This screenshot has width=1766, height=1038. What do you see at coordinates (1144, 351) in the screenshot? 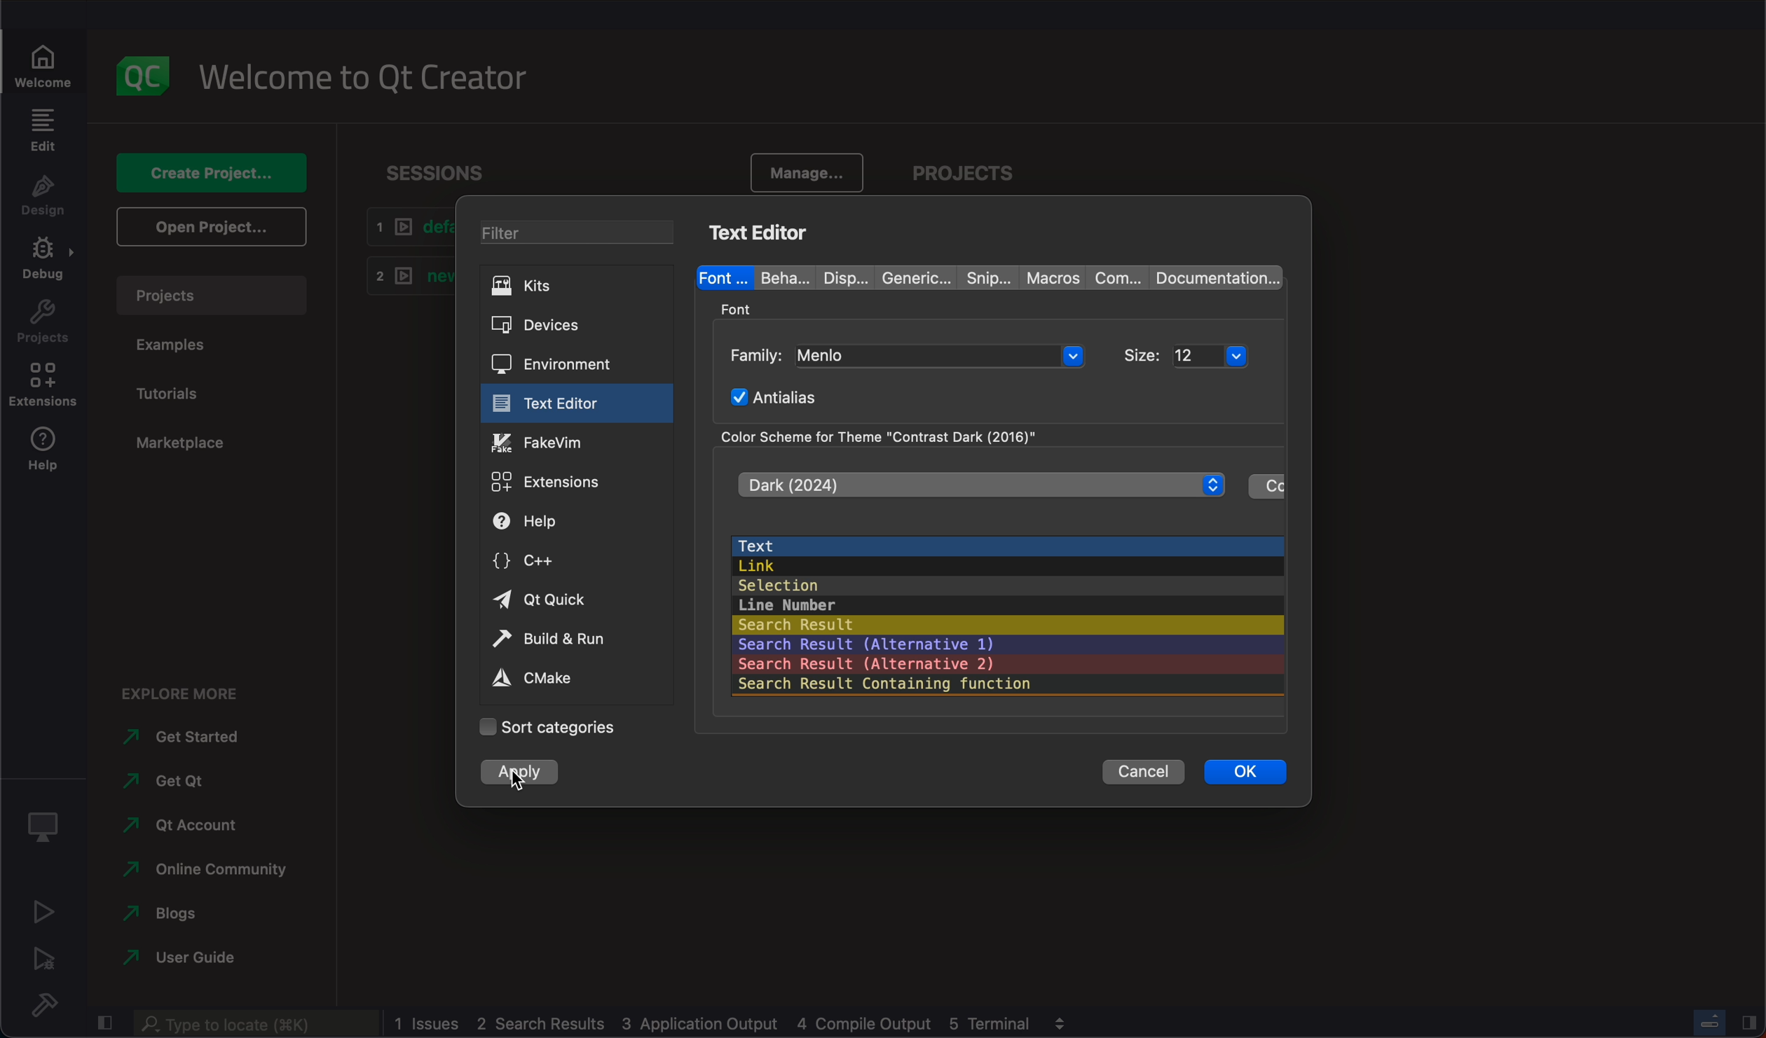
I see `size` at bounding box center [1144, 351].